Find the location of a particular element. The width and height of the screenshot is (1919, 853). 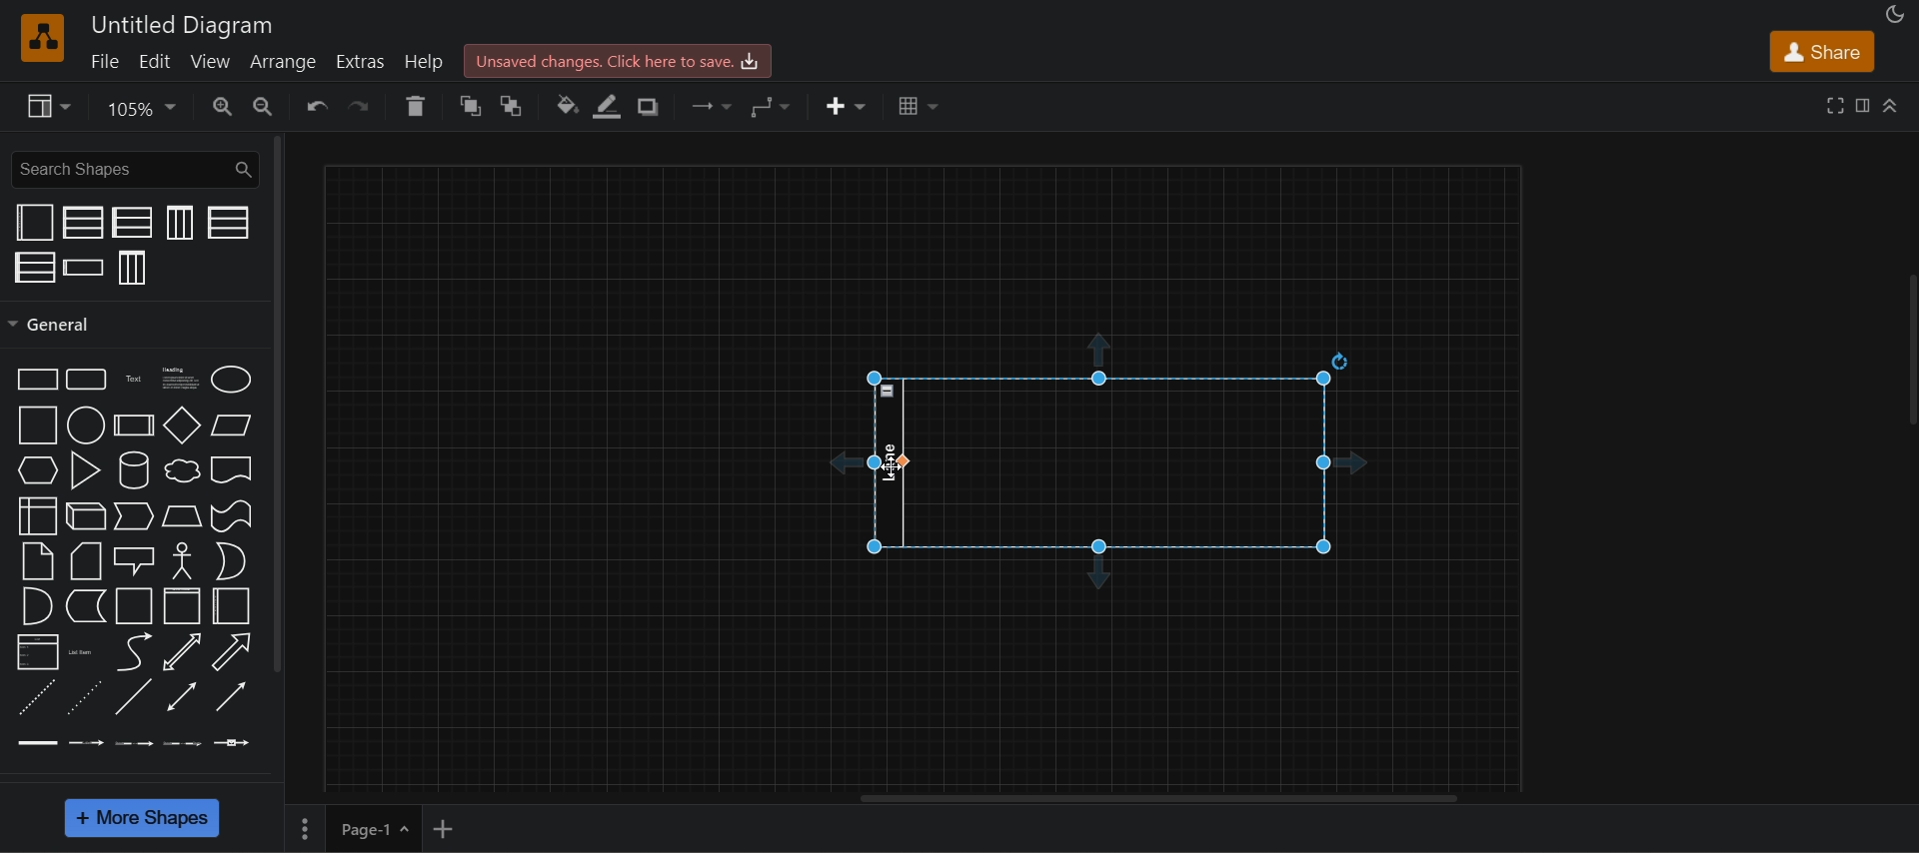

or is located at coordinates (230, 560).